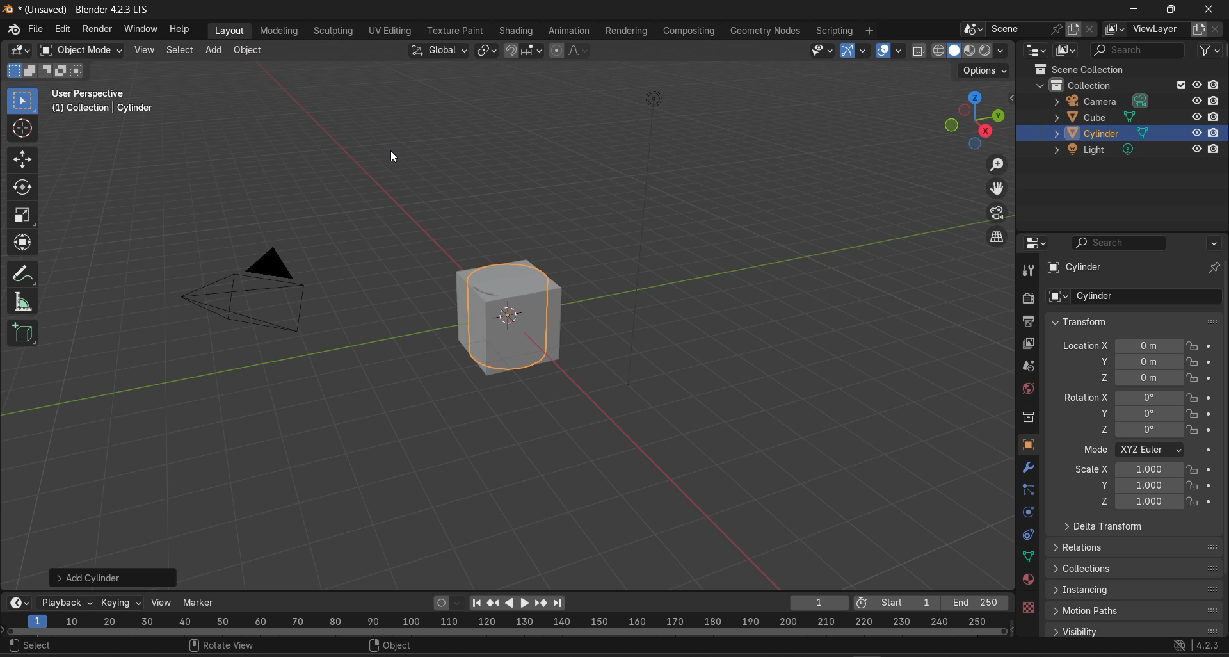 This screenshot has width=1229, height=657. What do you see at coordinates (1134, 549) in the screenshot?
I see `relations` at bounding box center [1134, 549].